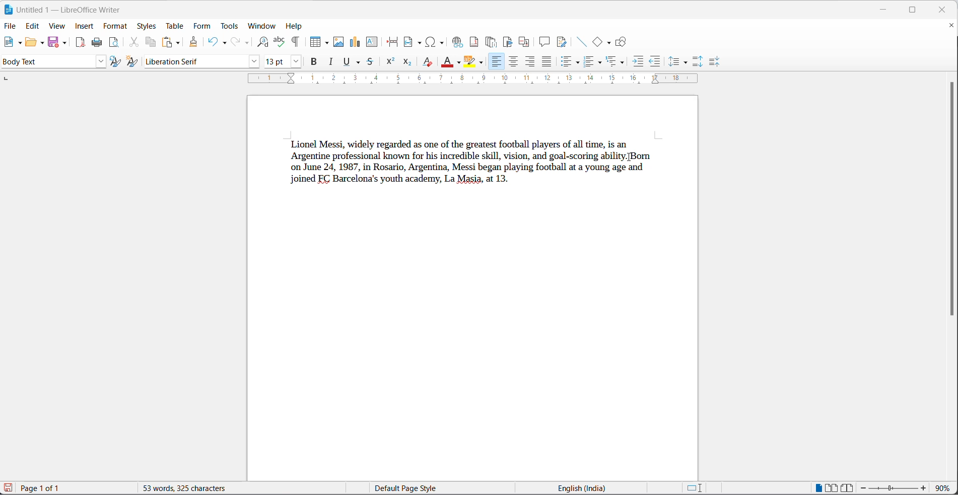 Image resolution: width=958 pixels, height=495 pixels. Describe the element at coordinates (924, 488) in the screenshot. I see `zoom increase` at that location.